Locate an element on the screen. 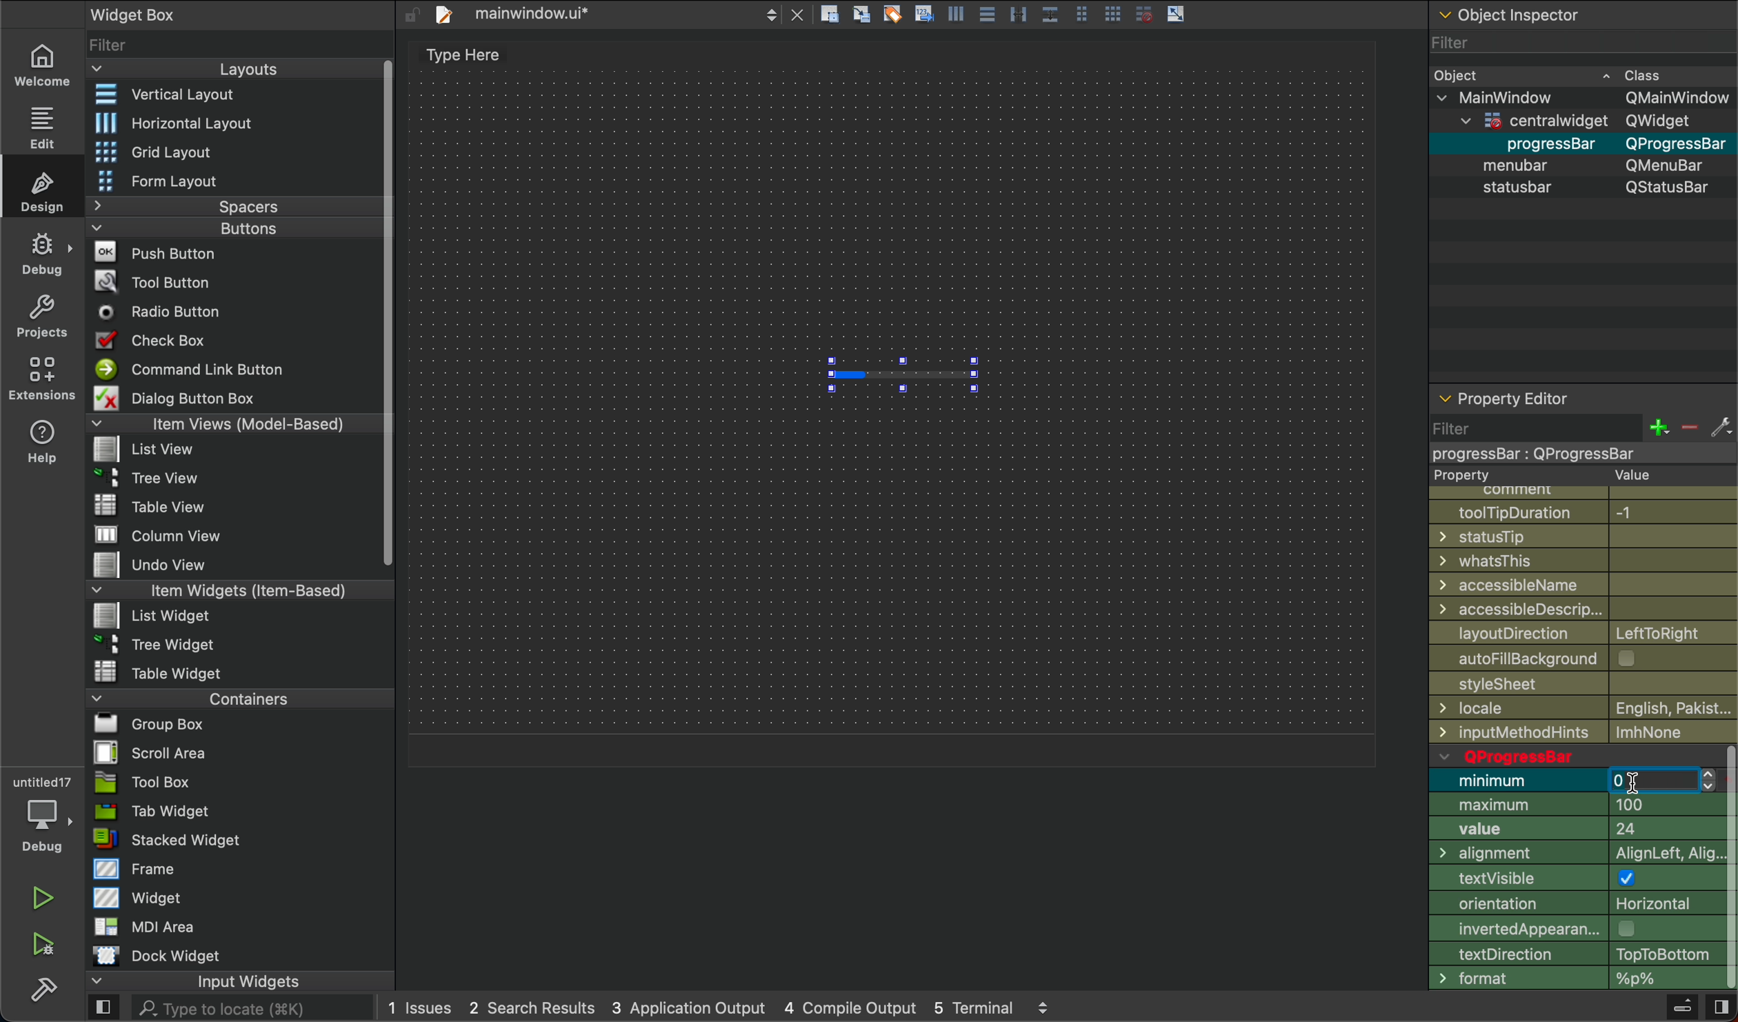  File is located at coordinates (154, 614).